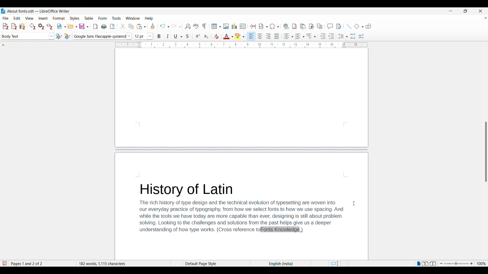 This screenshot has width=488, height=274. I want to click on Cursor, so click(354, 203).